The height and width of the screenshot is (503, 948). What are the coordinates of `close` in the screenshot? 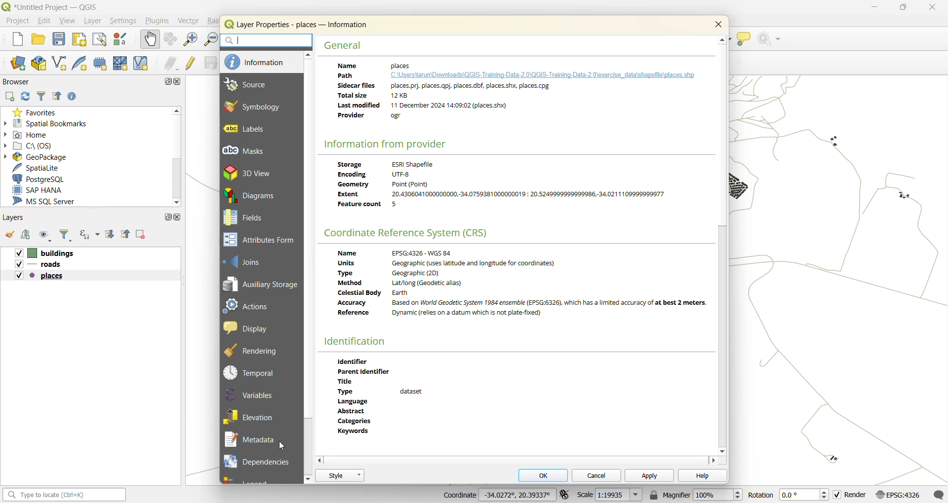 It's located at (179, 217).